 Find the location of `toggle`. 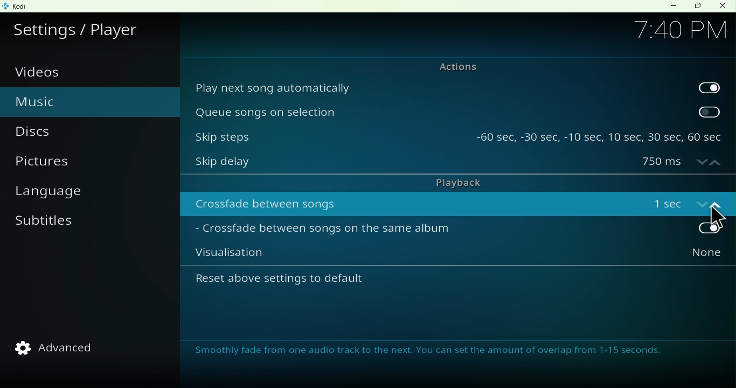

toggle is located at coordinates (709, 86).